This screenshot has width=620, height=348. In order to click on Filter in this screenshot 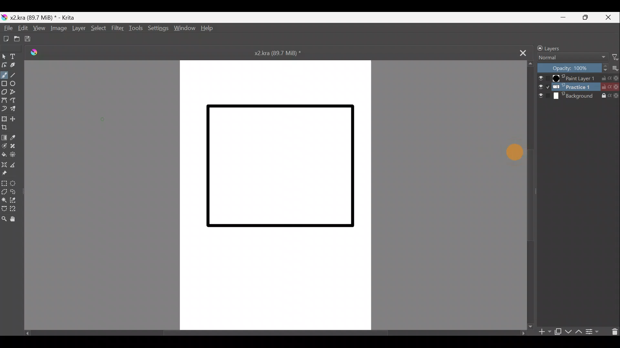, I will do `click(615, 57)`.